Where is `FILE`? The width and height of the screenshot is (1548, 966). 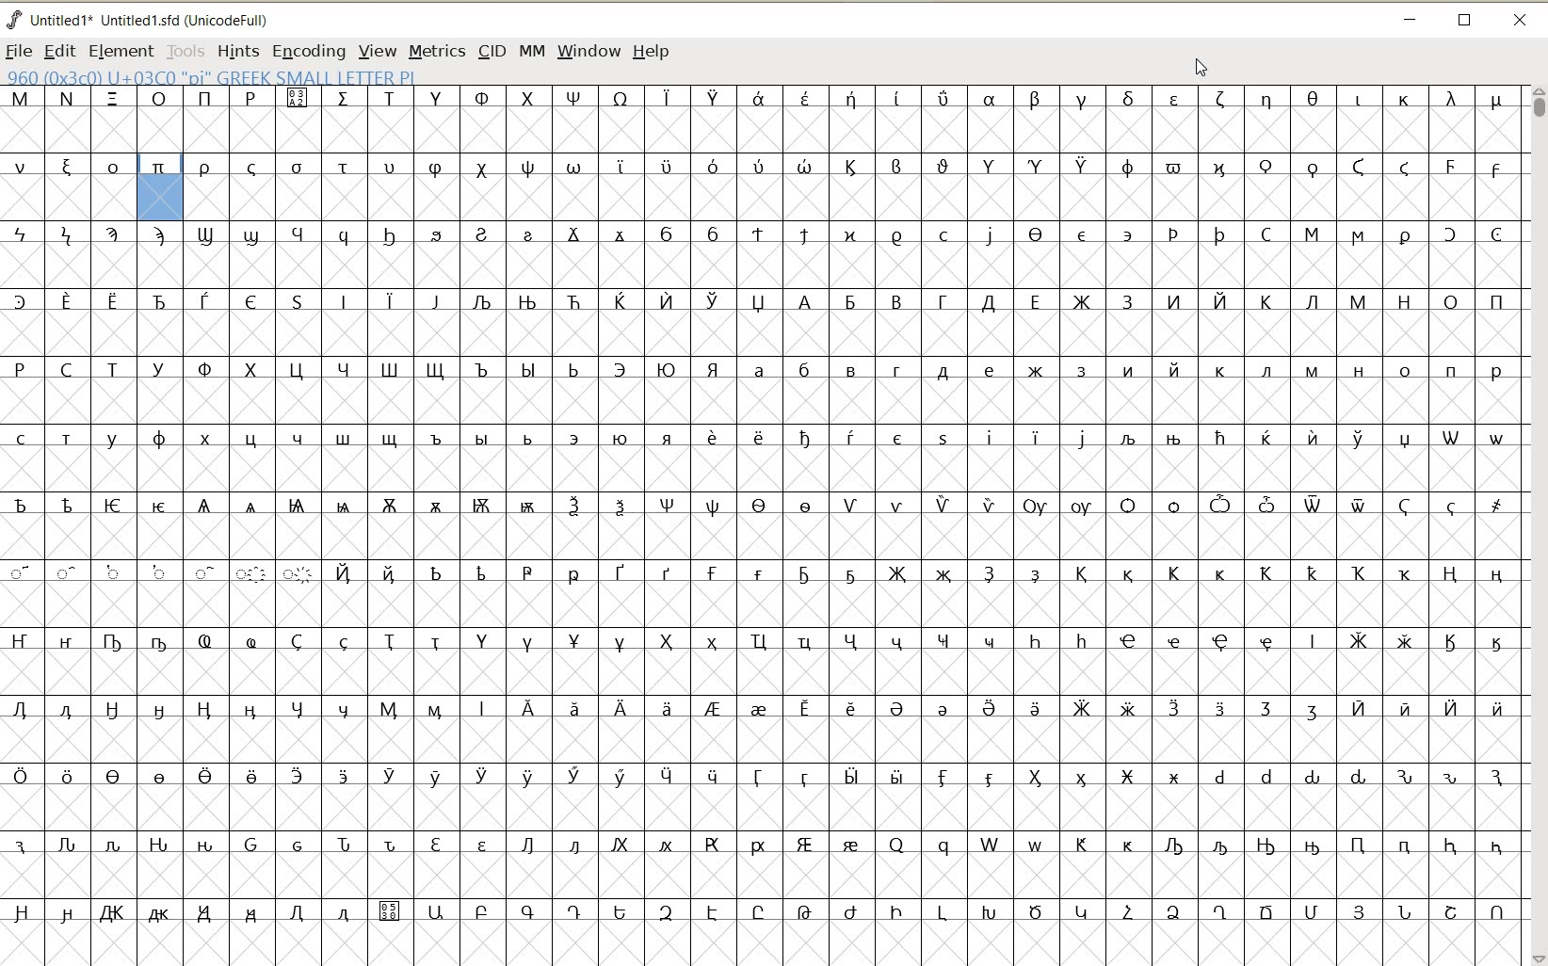 FILE is located at coordinates (18, 51).